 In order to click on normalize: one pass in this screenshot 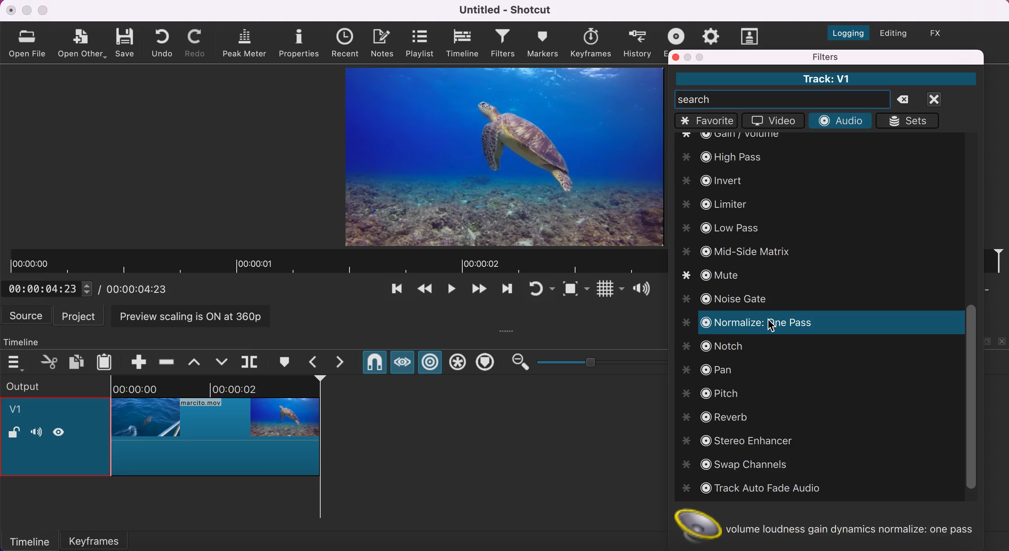, I will do `click(758, 322)`.